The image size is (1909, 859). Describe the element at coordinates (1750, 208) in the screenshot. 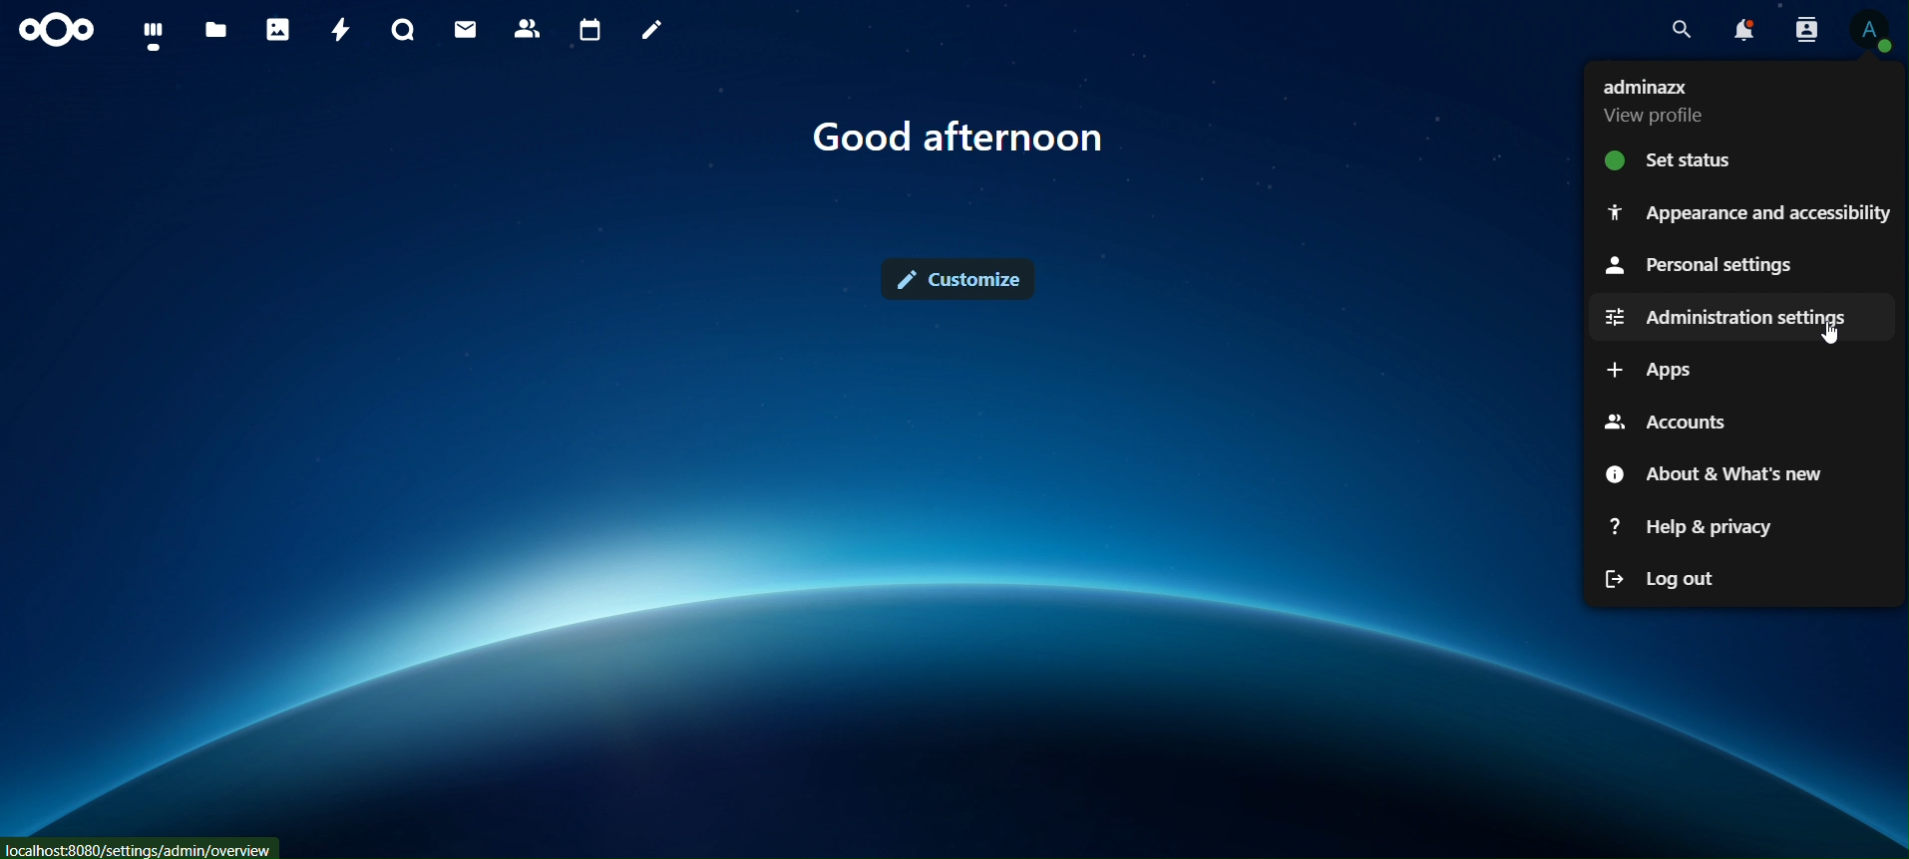

I see `appearance and accessibility` at that location.